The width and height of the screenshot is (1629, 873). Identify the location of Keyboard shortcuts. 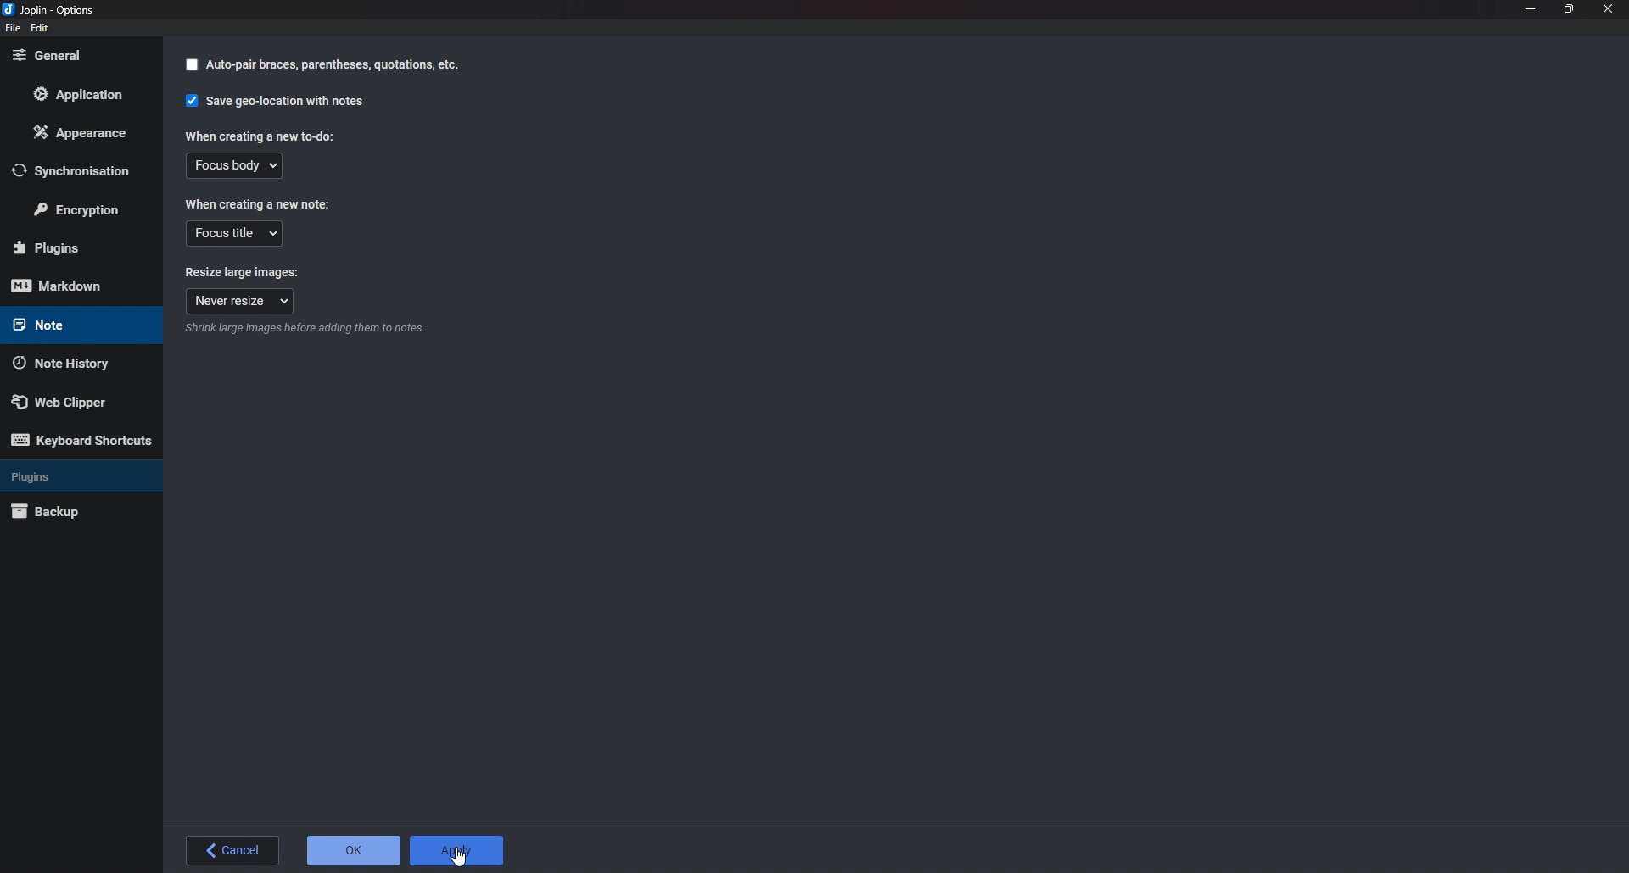
(83, 438).